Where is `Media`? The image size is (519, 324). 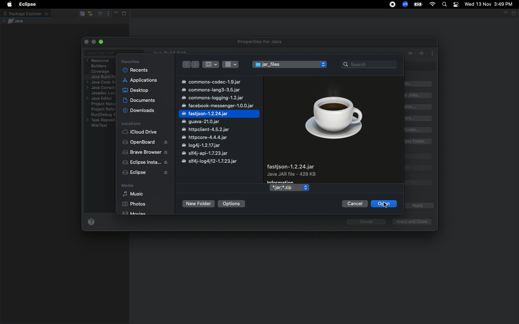
Media is located at coordinates (127, 186).